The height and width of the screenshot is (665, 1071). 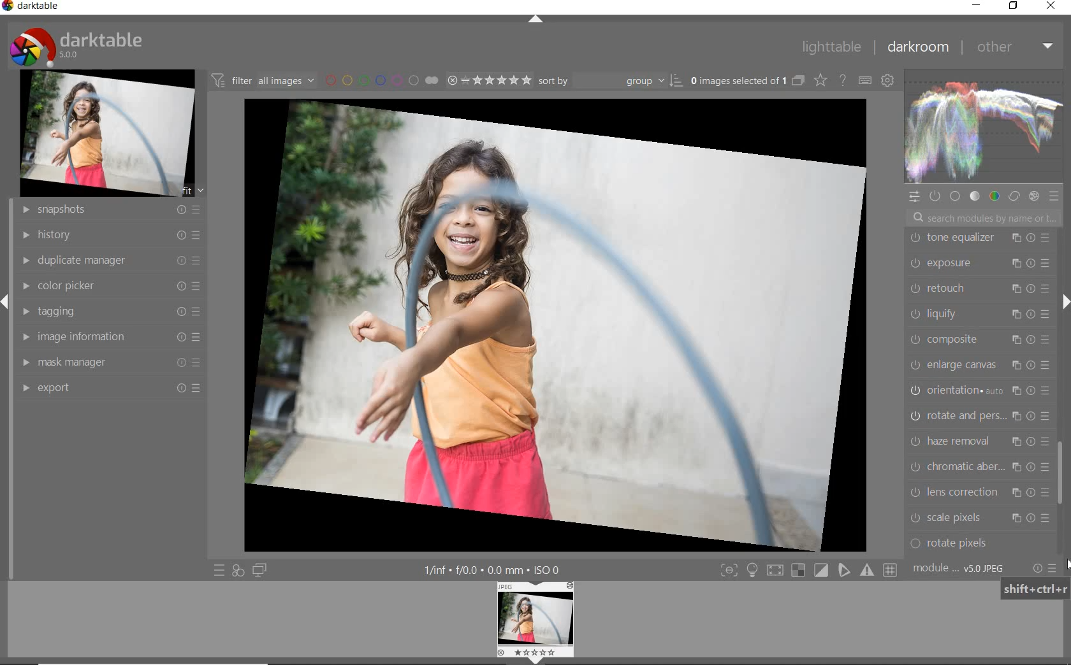 I want to click on change type of overlay, so click(x=822, y=82).